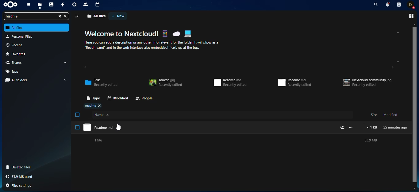  What do you see at coordinates (398, 62) in the screenshot?
I see `scroll down` at bounding box center [398, 62].